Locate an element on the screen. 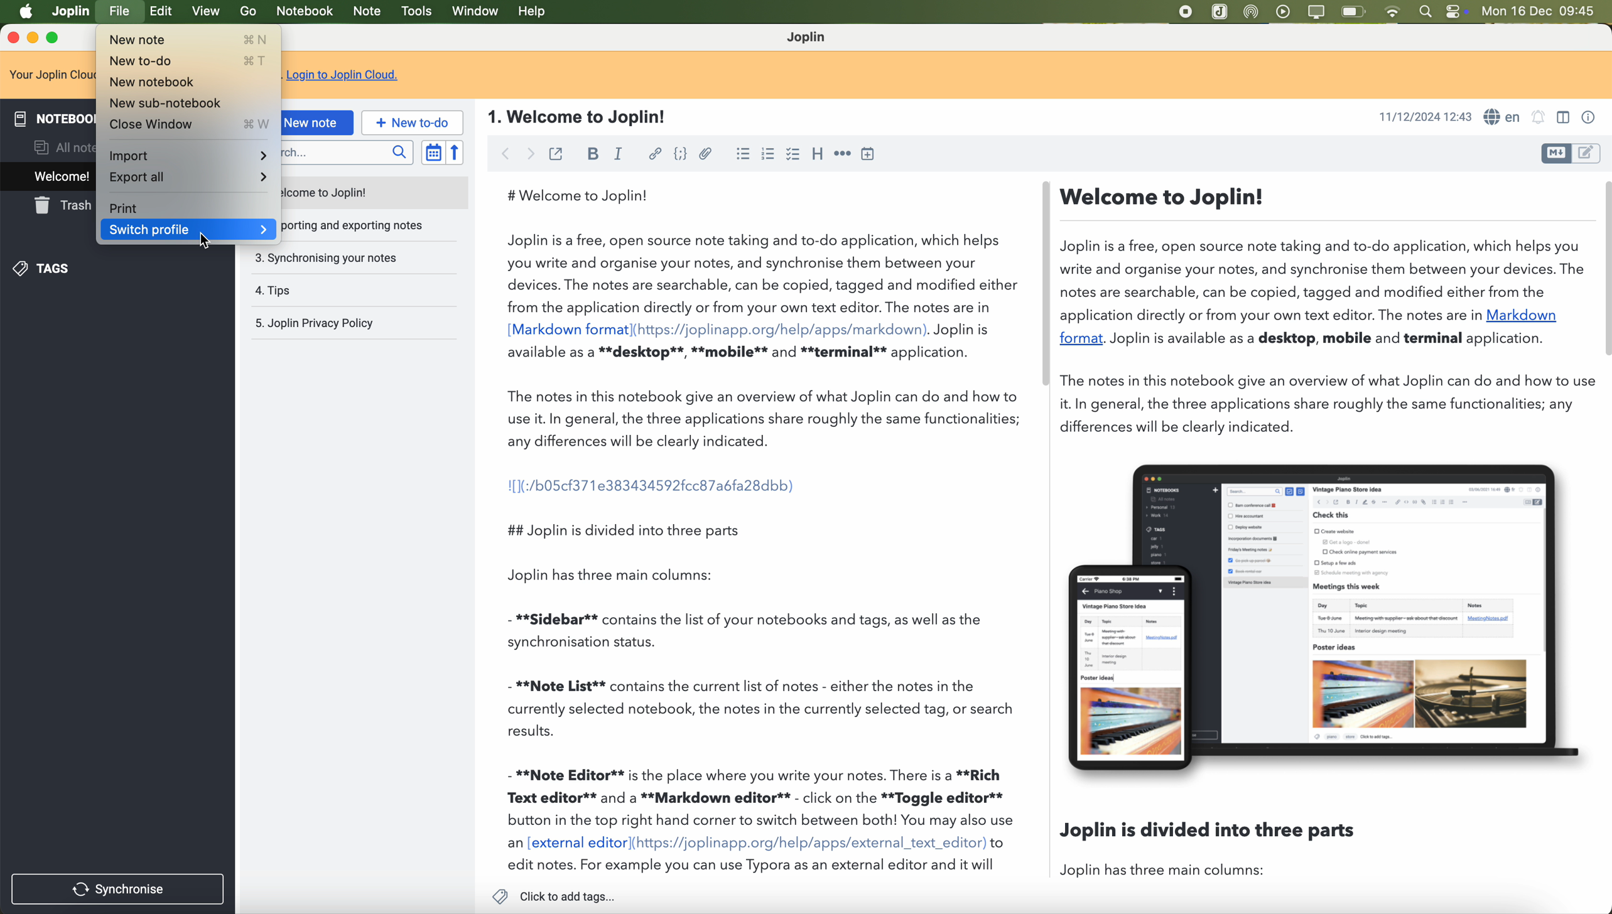 The height and width of the screenshot is (914, 1612). insert time is located at coordinates (867, 154).